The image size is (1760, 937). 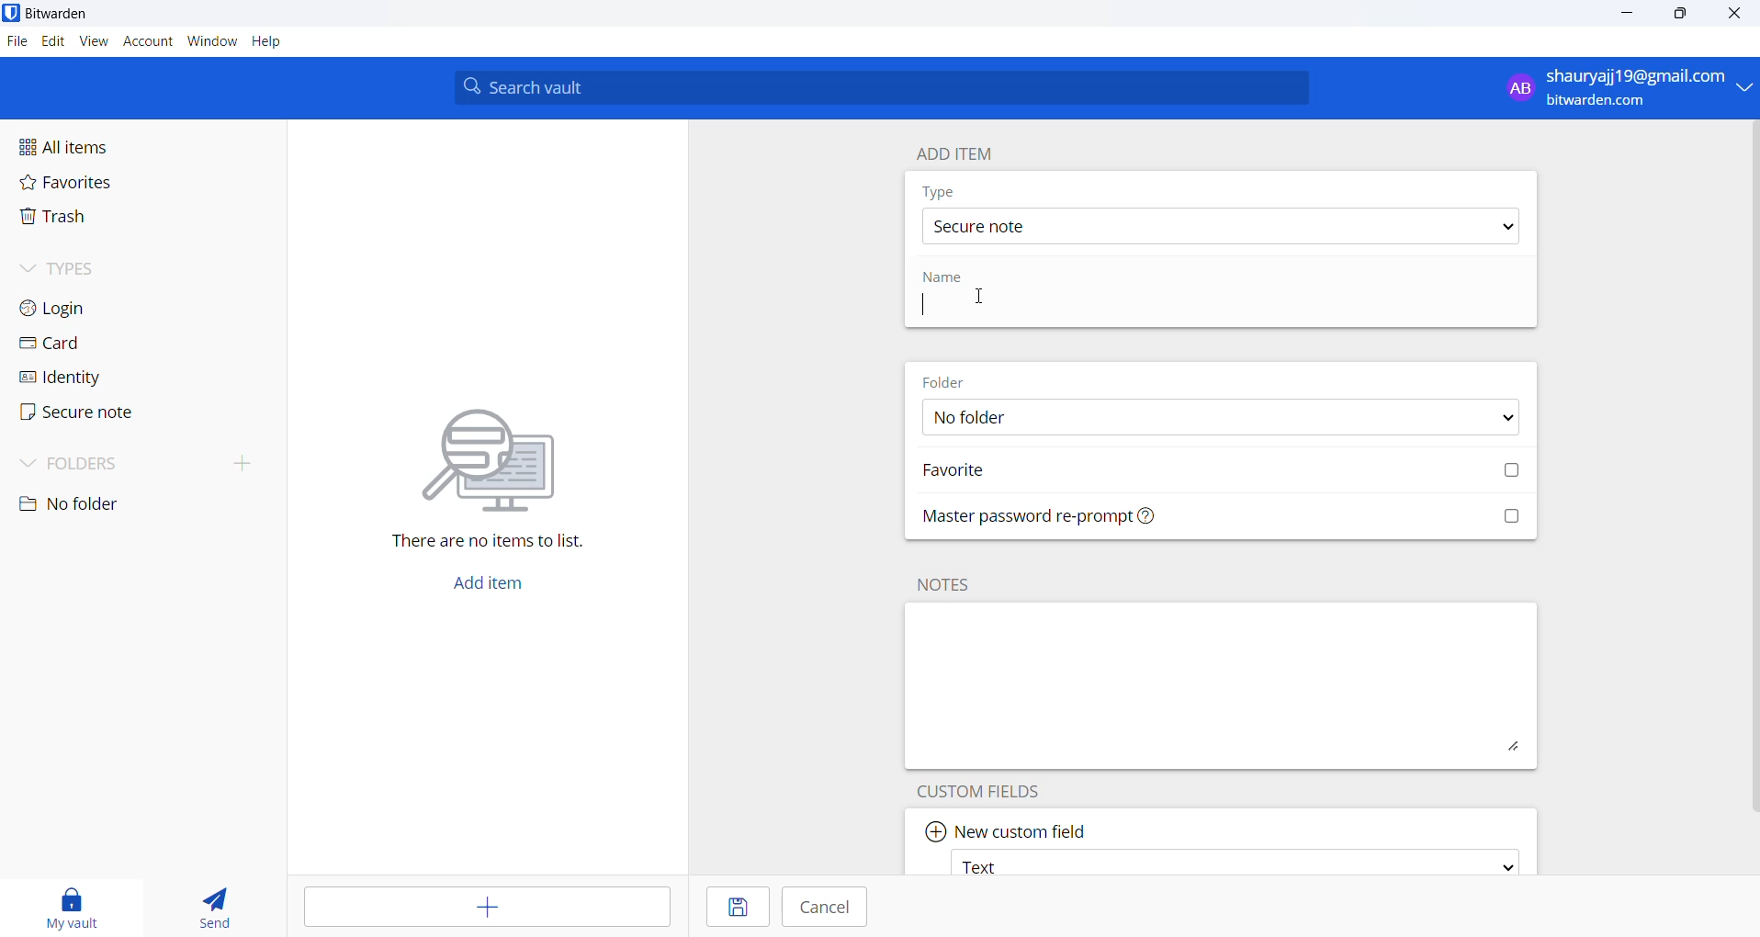 I want to click on add new field, so click(x=1009, y=826).